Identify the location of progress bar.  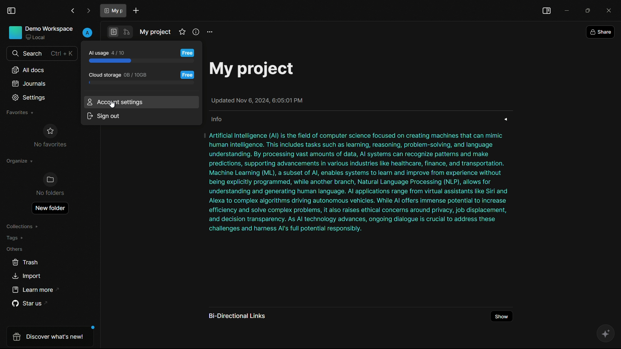
(140, 83).